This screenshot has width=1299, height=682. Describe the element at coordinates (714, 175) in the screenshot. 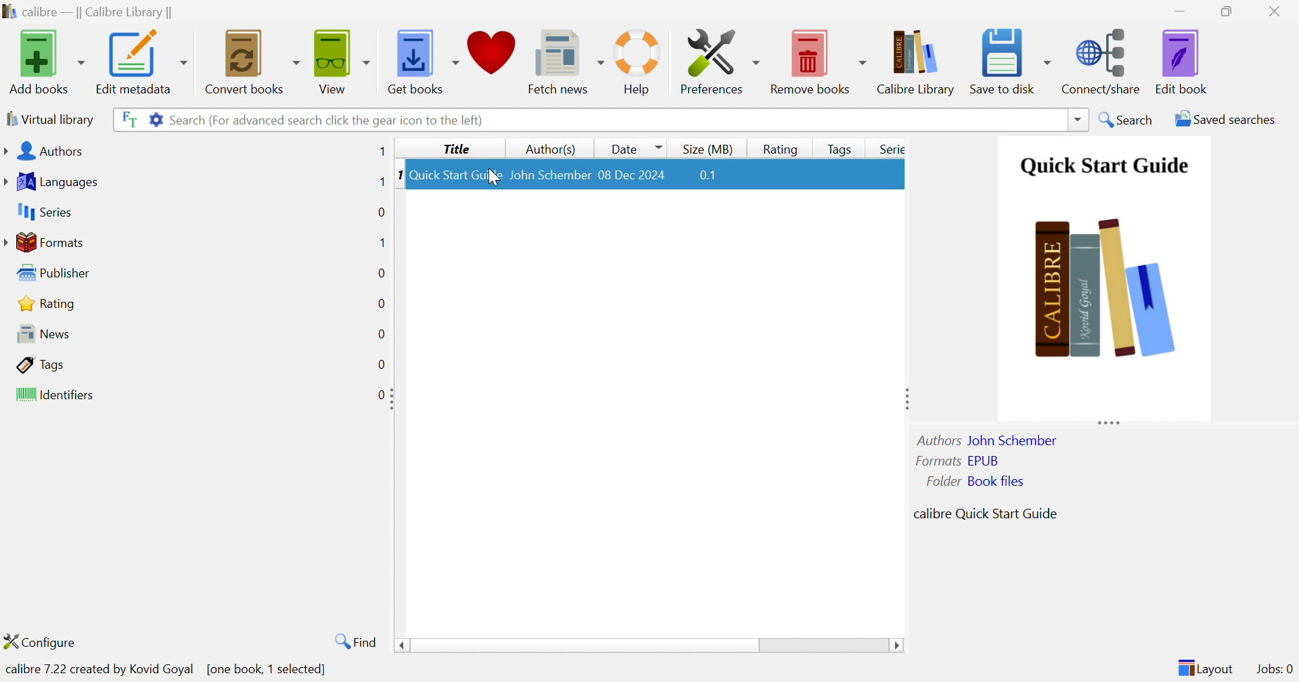

I see `0.1` at that location.